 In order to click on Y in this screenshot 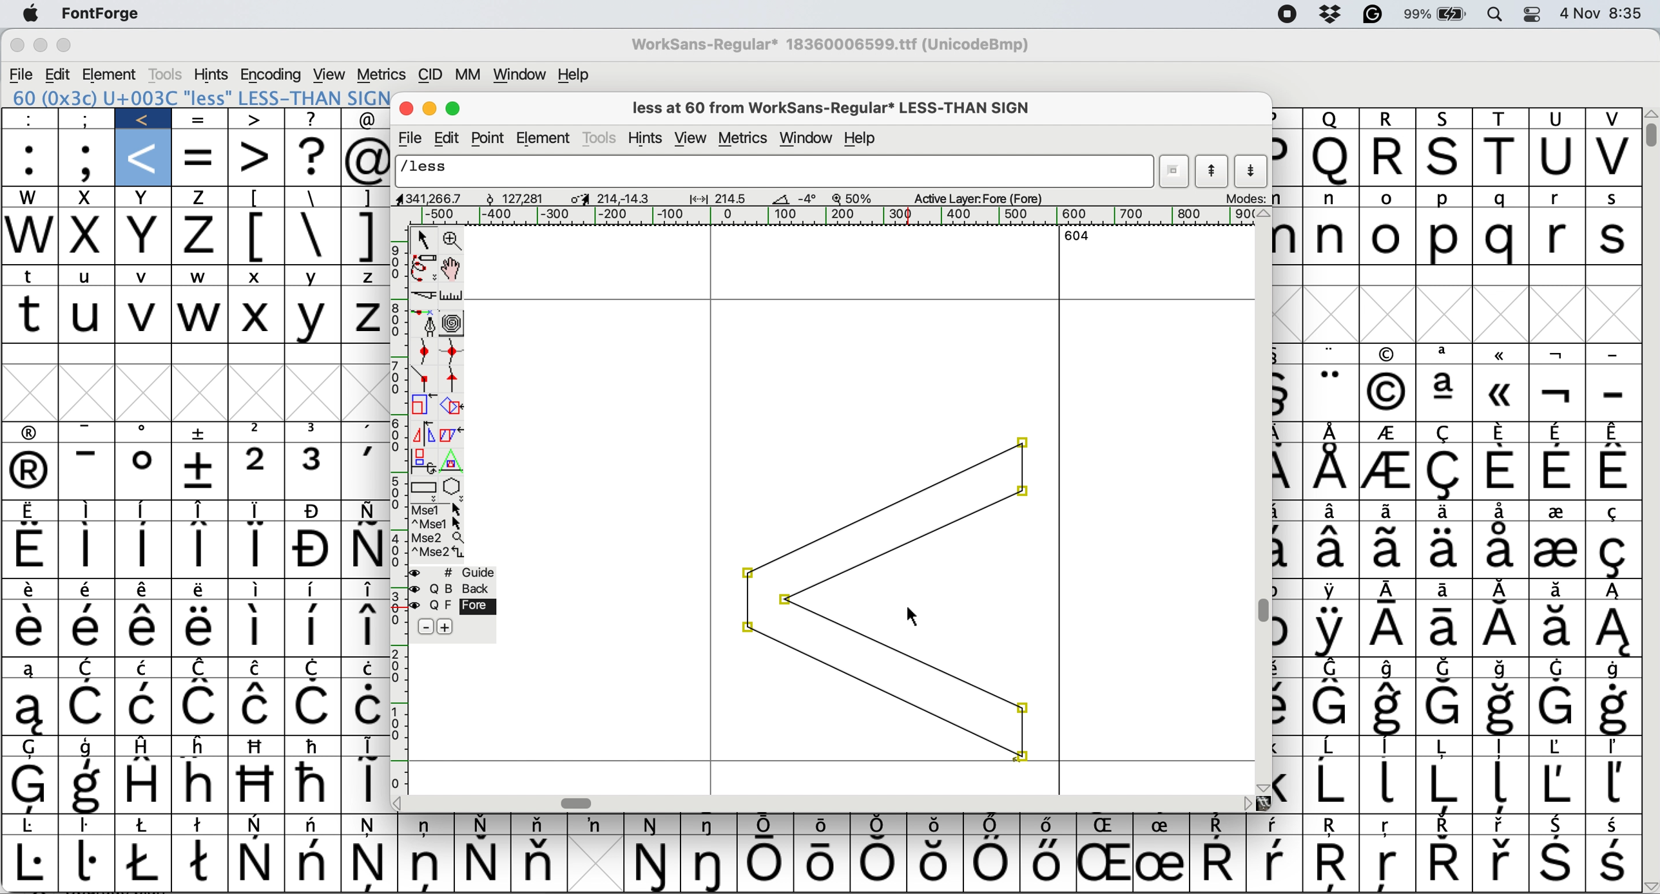, I will do `click(316, 317)`.